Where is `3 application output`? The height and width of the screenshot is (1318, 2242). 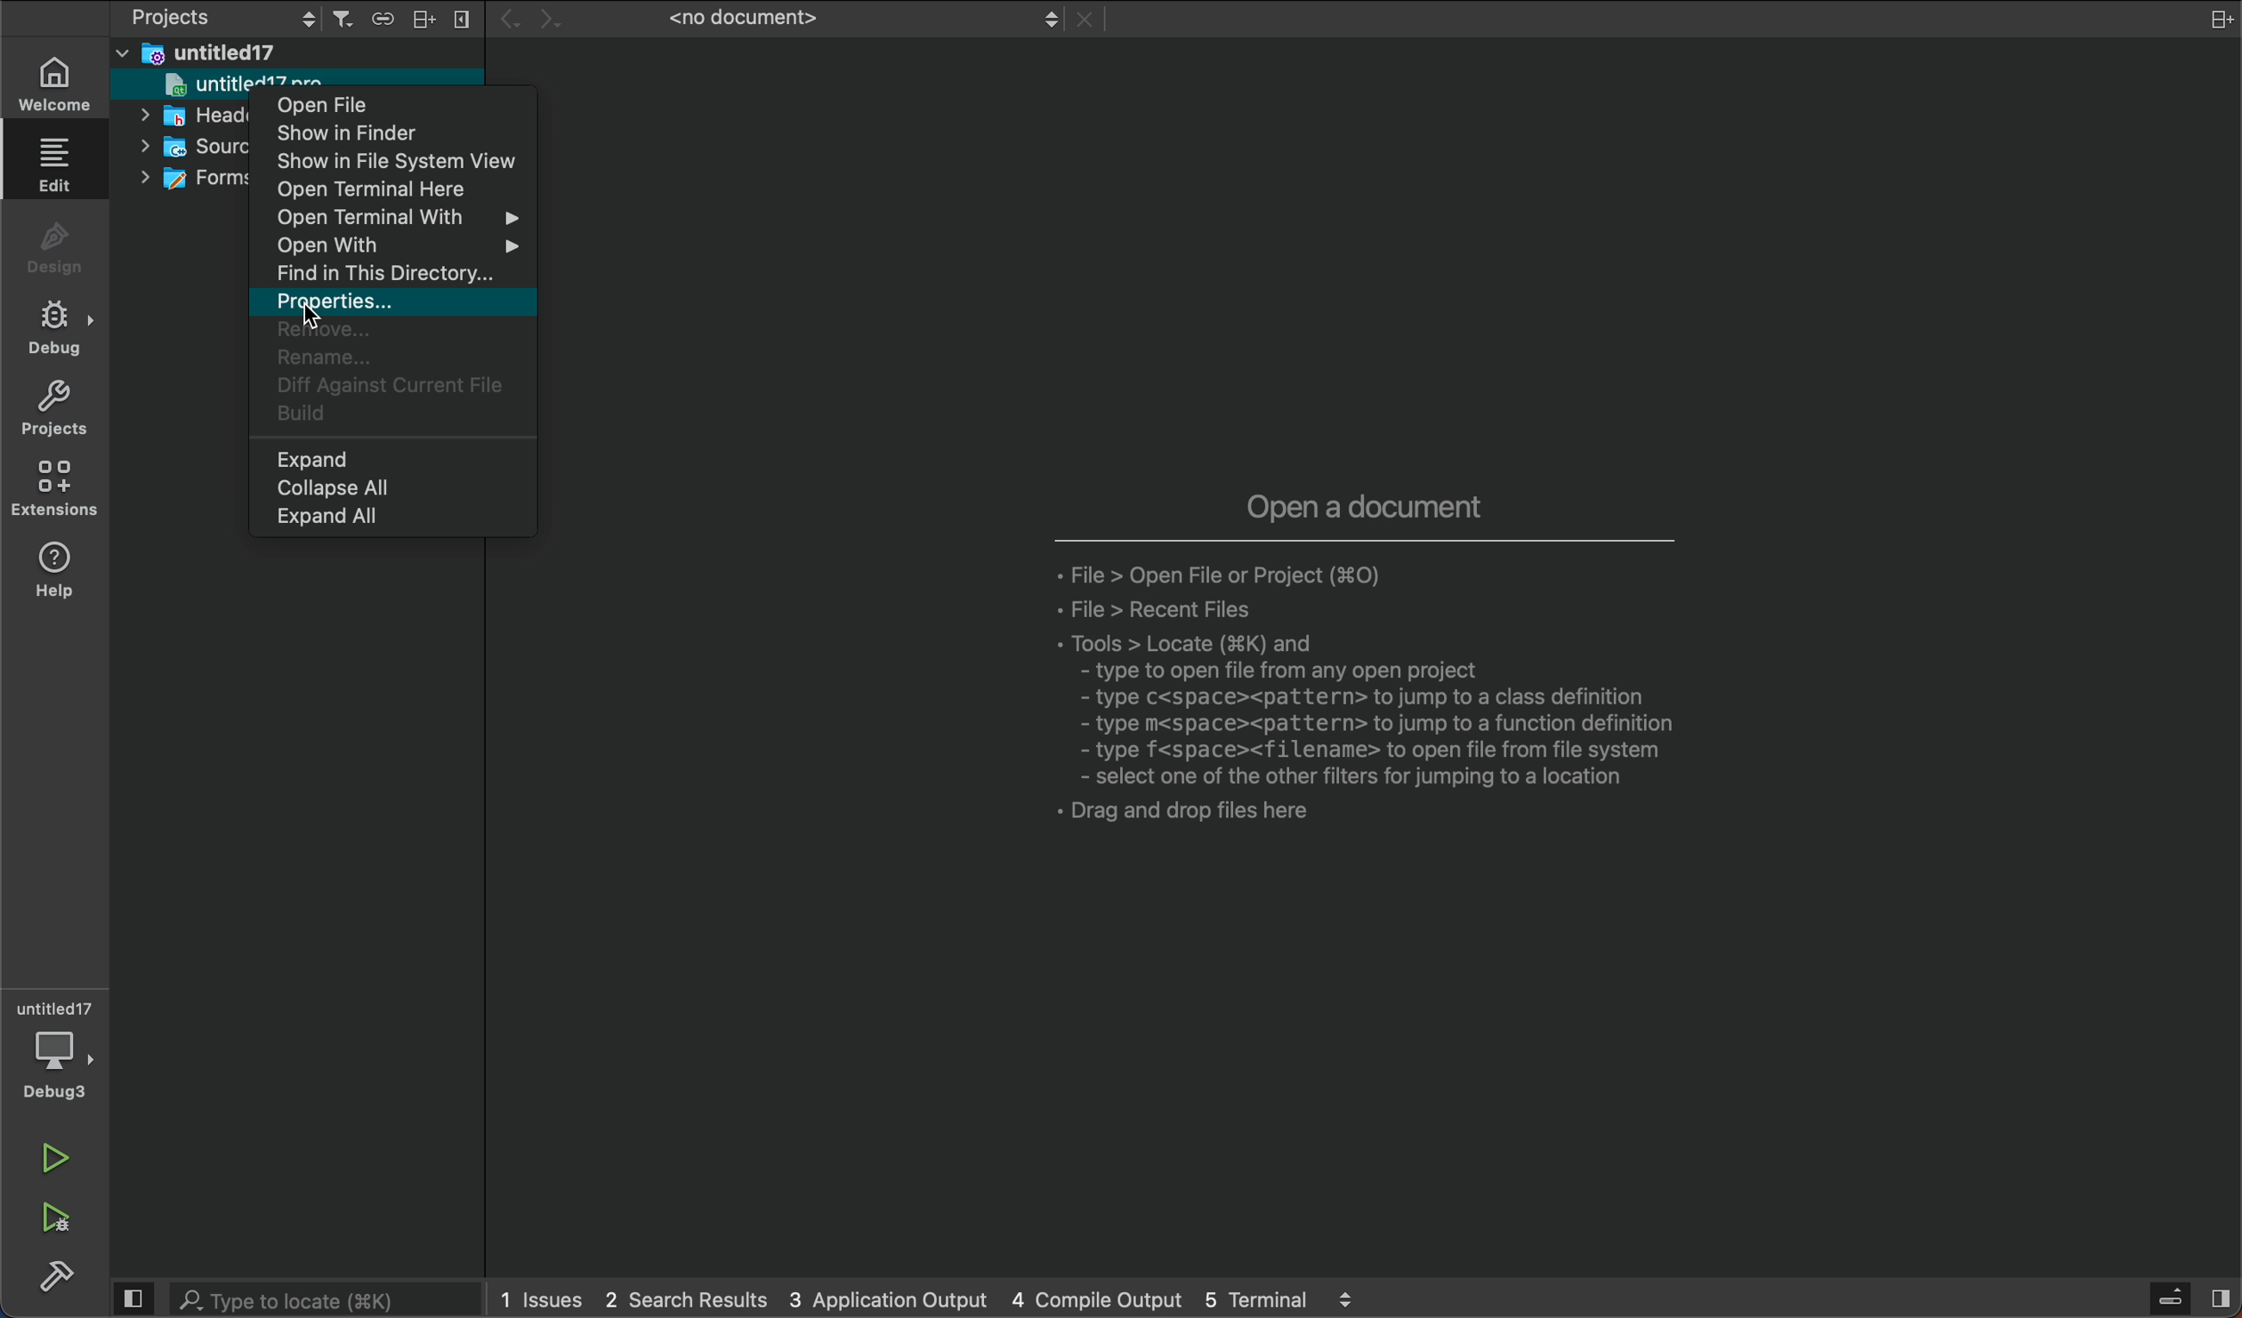
3 application output is located at coordinates (893, 1300).